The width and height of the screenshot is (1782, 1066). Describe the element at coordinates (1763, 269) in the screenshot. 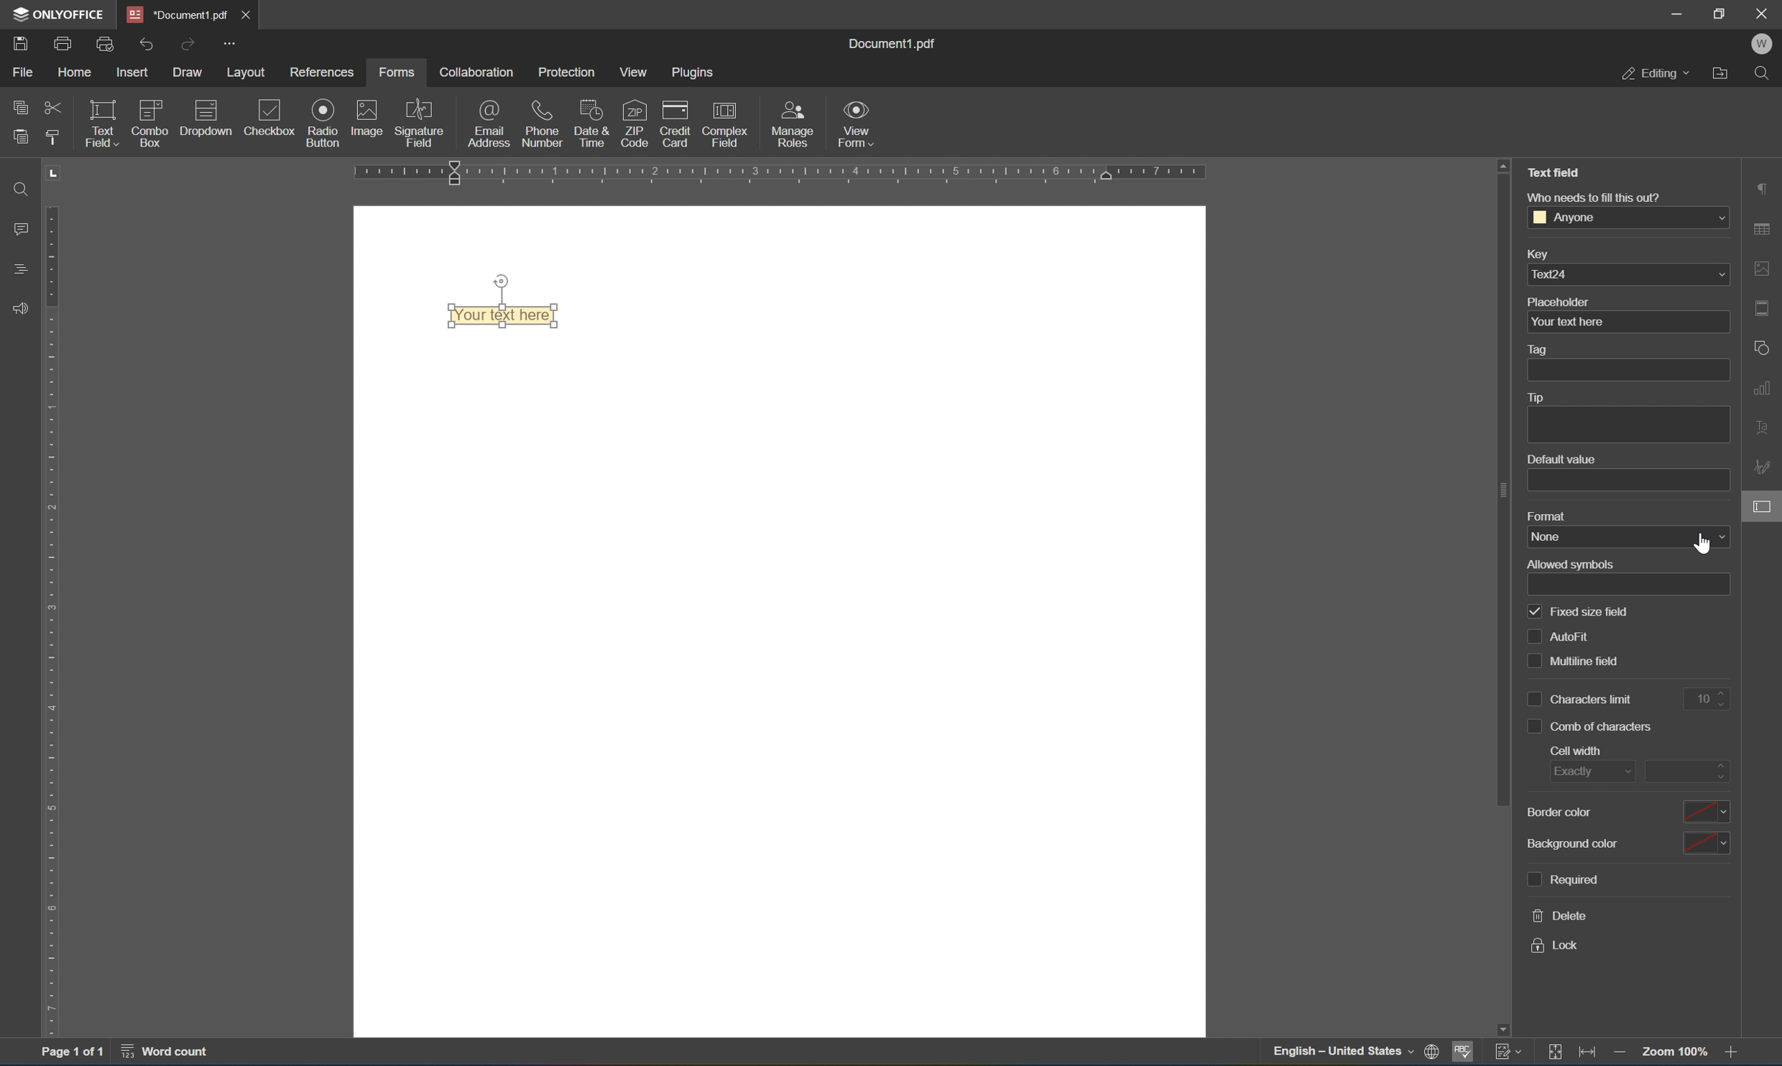

I see `image settings` at that location.